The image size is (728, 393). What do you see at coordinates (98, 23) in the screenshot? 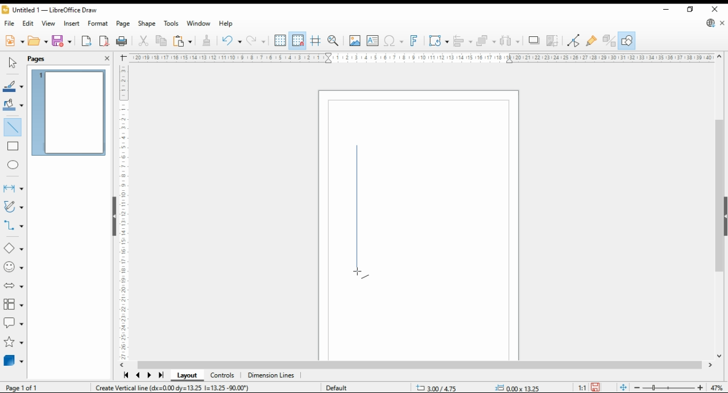
I see `format` at bounding box center [98, 23].